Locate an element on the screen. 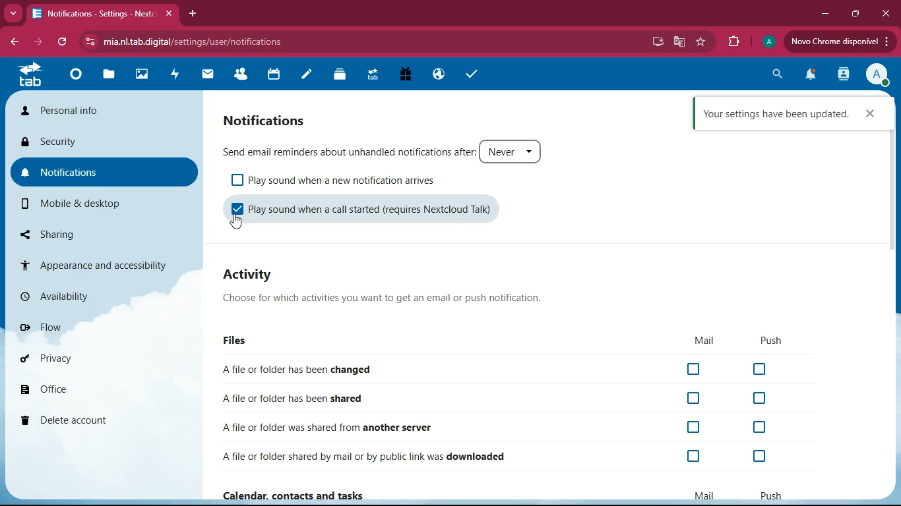  confirmation is located at coordinates (783, 113).